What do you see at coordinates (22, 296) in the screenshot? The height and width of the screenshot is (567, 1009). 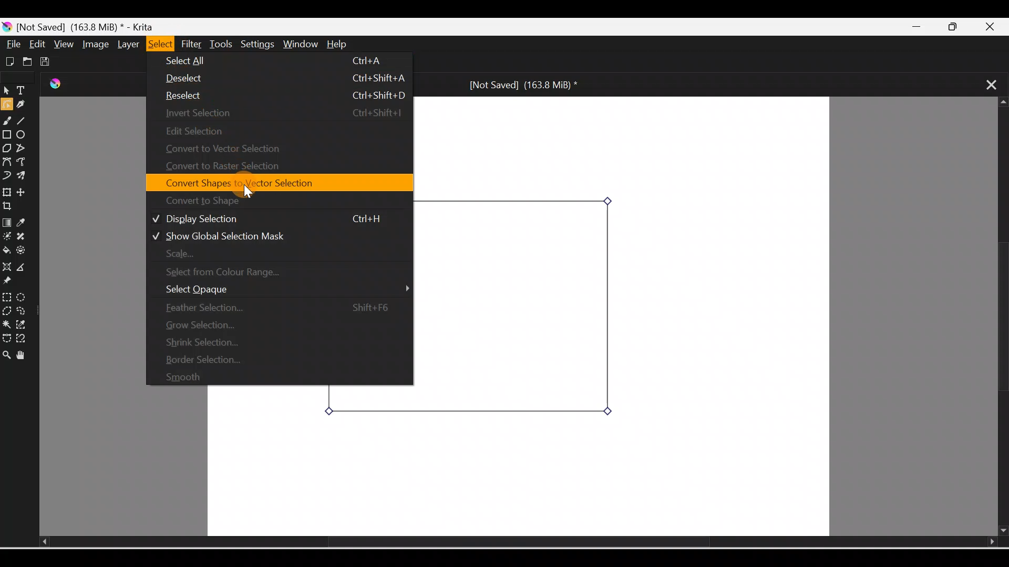 I see `Elliptical selection tool` at bounding box center [22, 296].